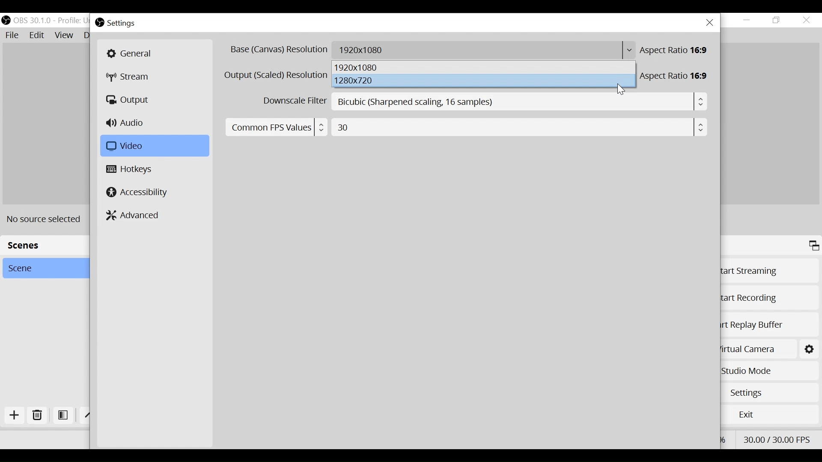 The height and width of the screenshot is (462, 822). Describe the element at coordinates (47, 219) in the screenshot. I see `No Source Selected` at that location.